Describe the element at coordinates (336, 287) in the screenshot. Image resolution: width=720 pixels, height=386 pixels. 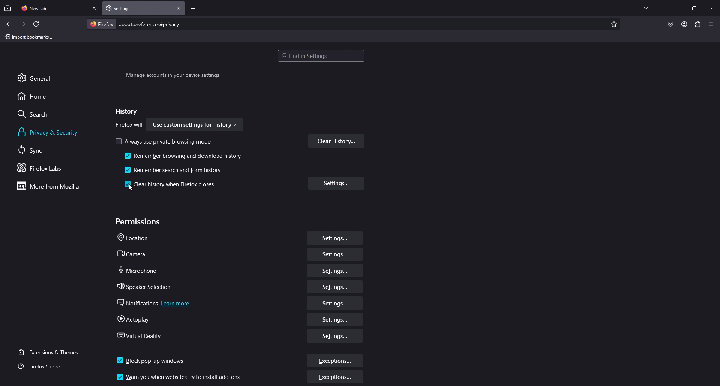
I see `settings` at that location.